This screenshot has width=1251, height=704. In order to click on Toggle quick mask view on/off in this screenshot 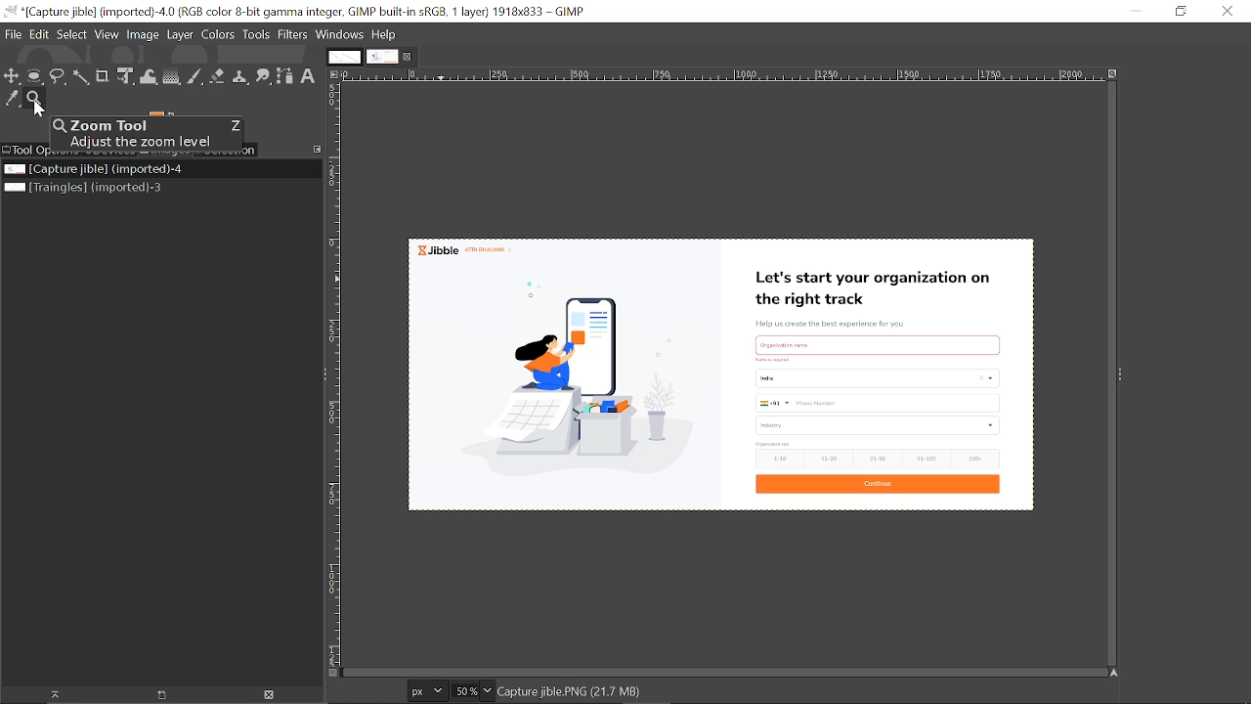, I will do `click(332, 674)`.